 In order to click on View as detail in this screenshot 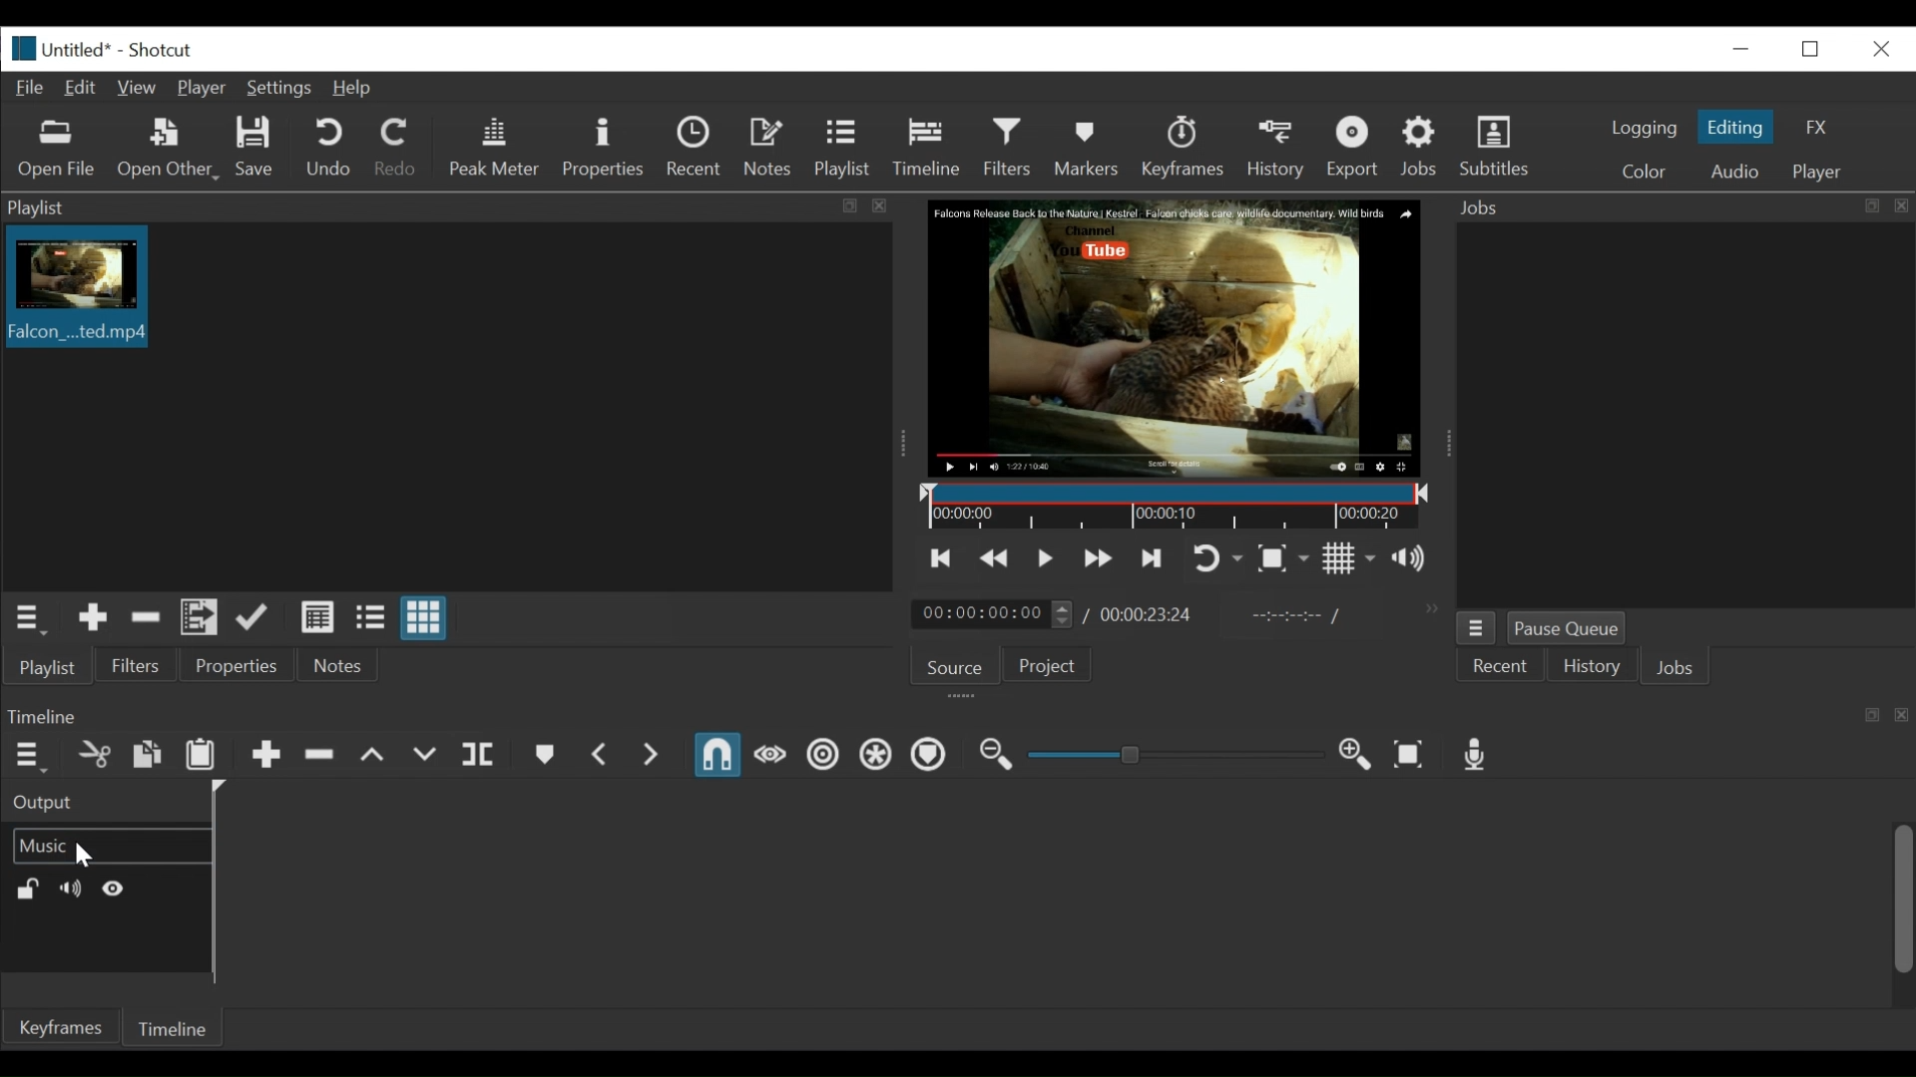, I will do `click(316, 620)`.